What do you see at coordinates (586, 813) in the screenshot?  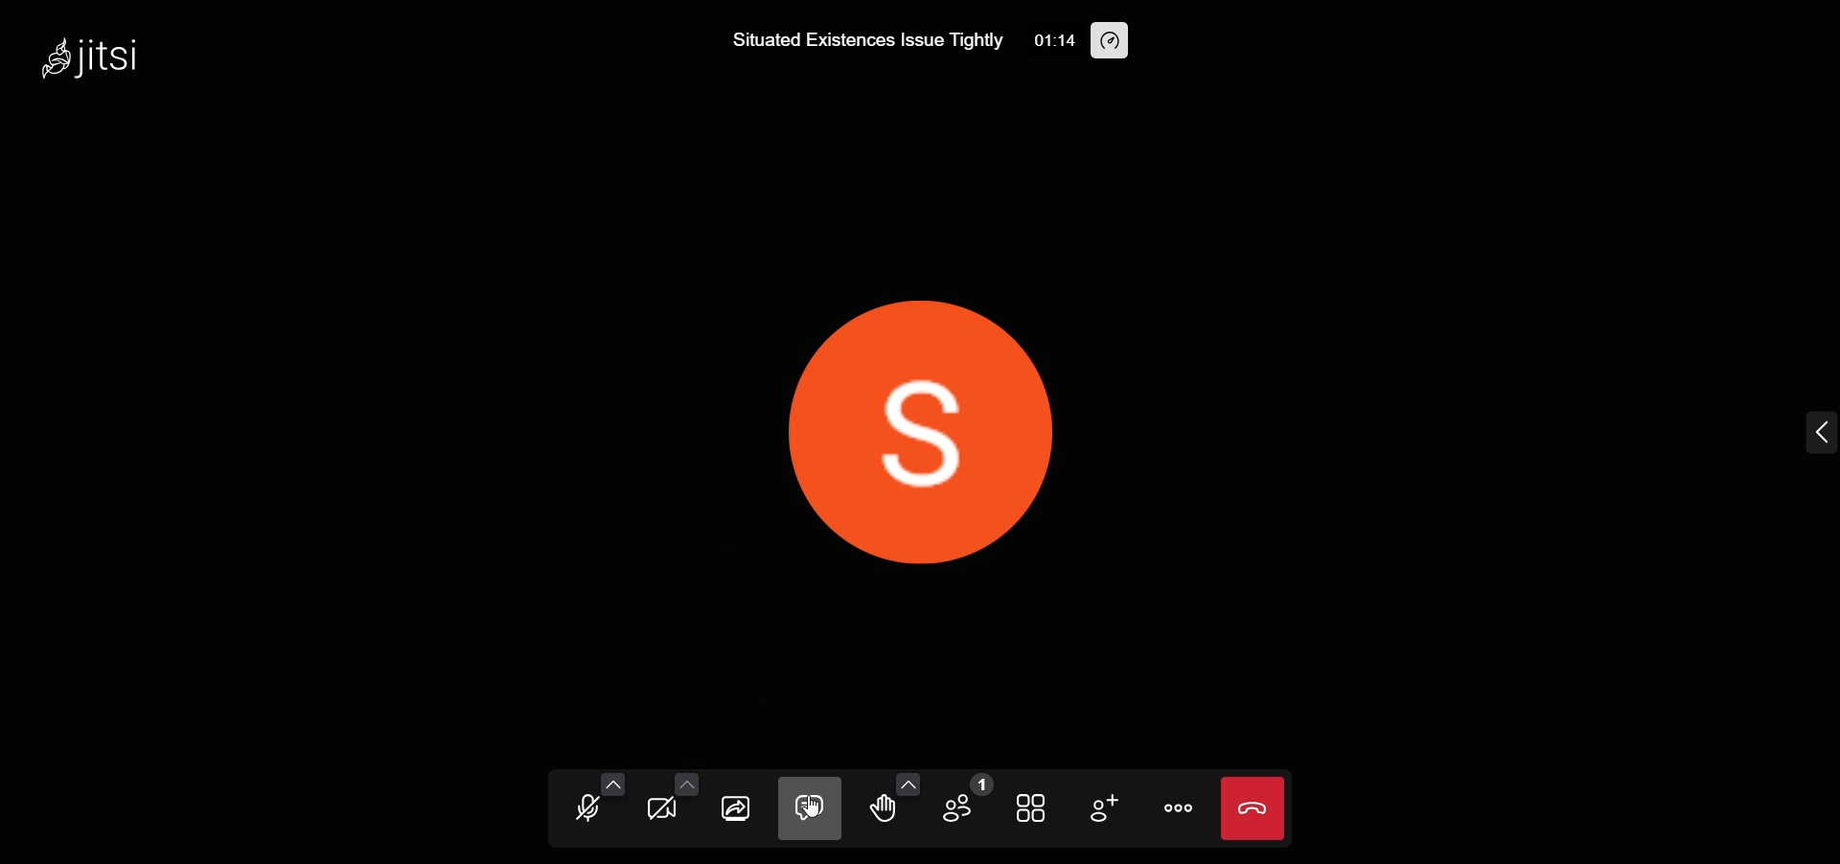 I see `microphone` at bounding box center [586, 813].